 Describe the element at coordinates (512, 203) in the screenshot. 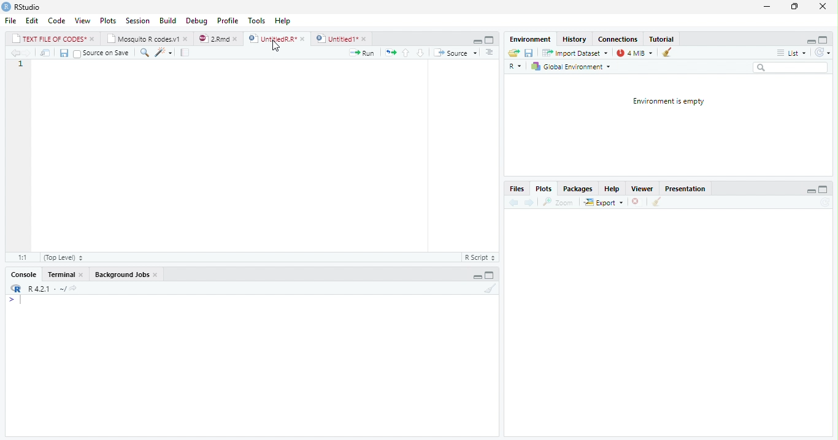

I see `go back` at that location.